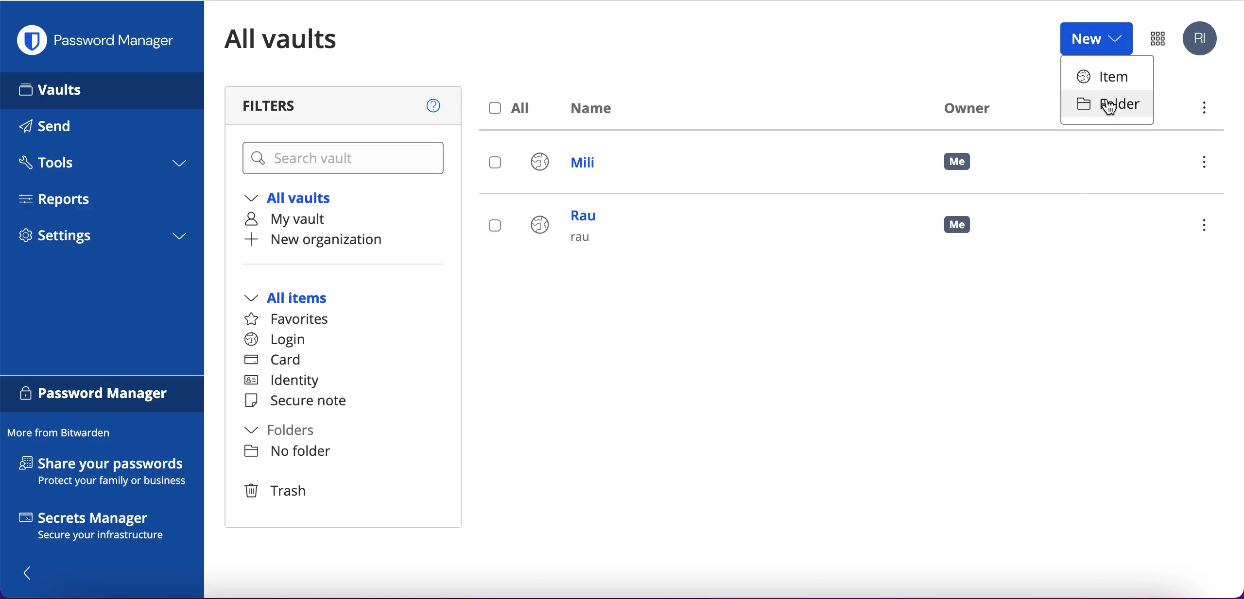 This screenshot has height=599, width=1244. I want to click on show/hide panel, so click(33, 572).